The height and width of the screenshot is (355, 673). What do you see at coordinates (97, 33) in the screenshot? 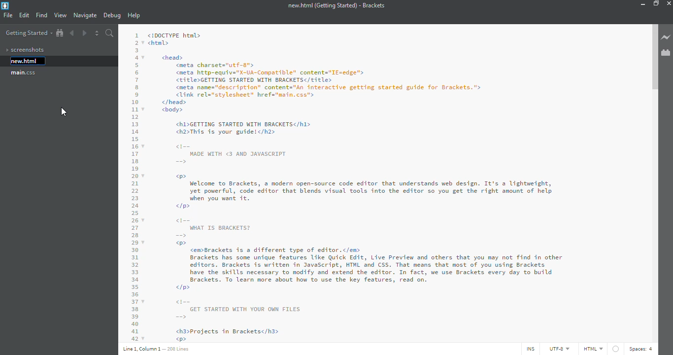
I see `split editor` at bounding box center [97, 33].